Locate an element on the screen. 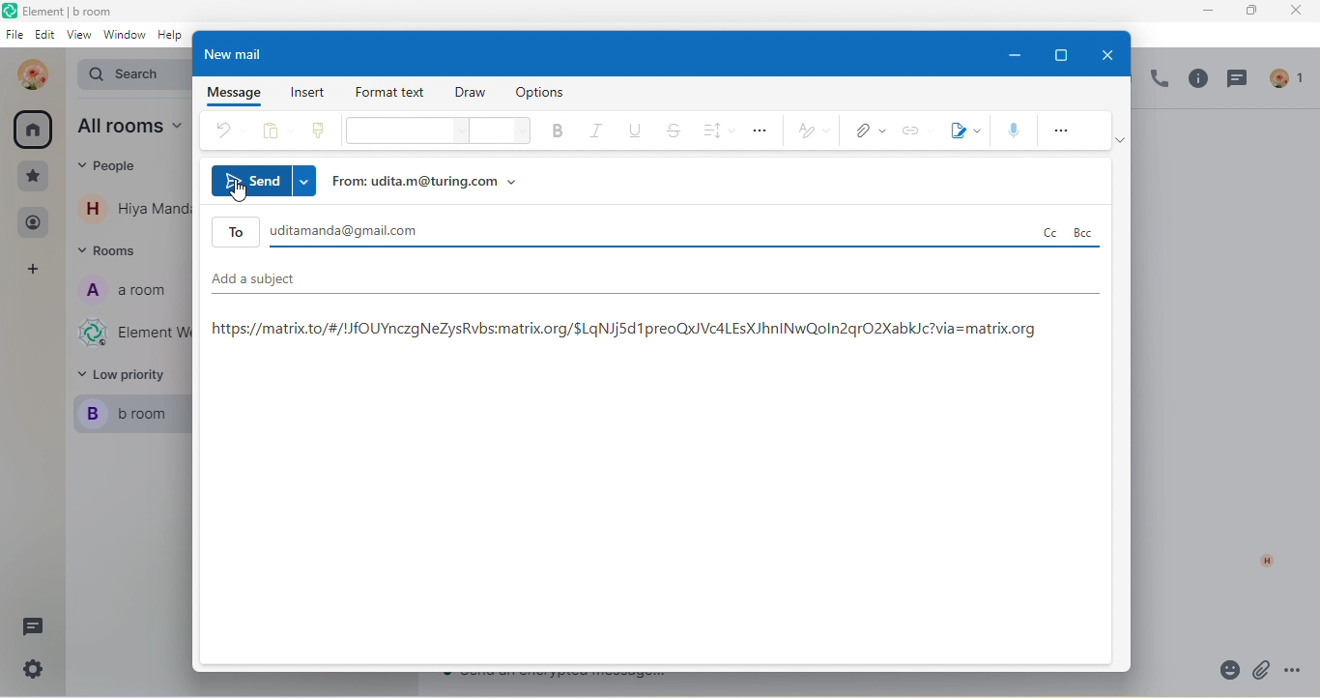 This screenshot has width=1320, height=698. to is located at coordinates (656, 231).